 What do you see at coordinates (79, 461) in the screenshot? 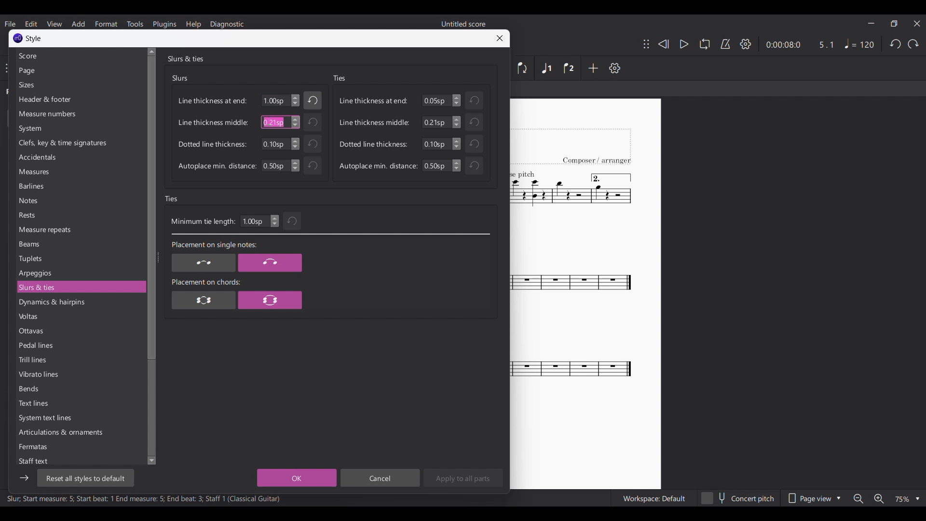
I see `Staff text` at bounding box center [79, 461].